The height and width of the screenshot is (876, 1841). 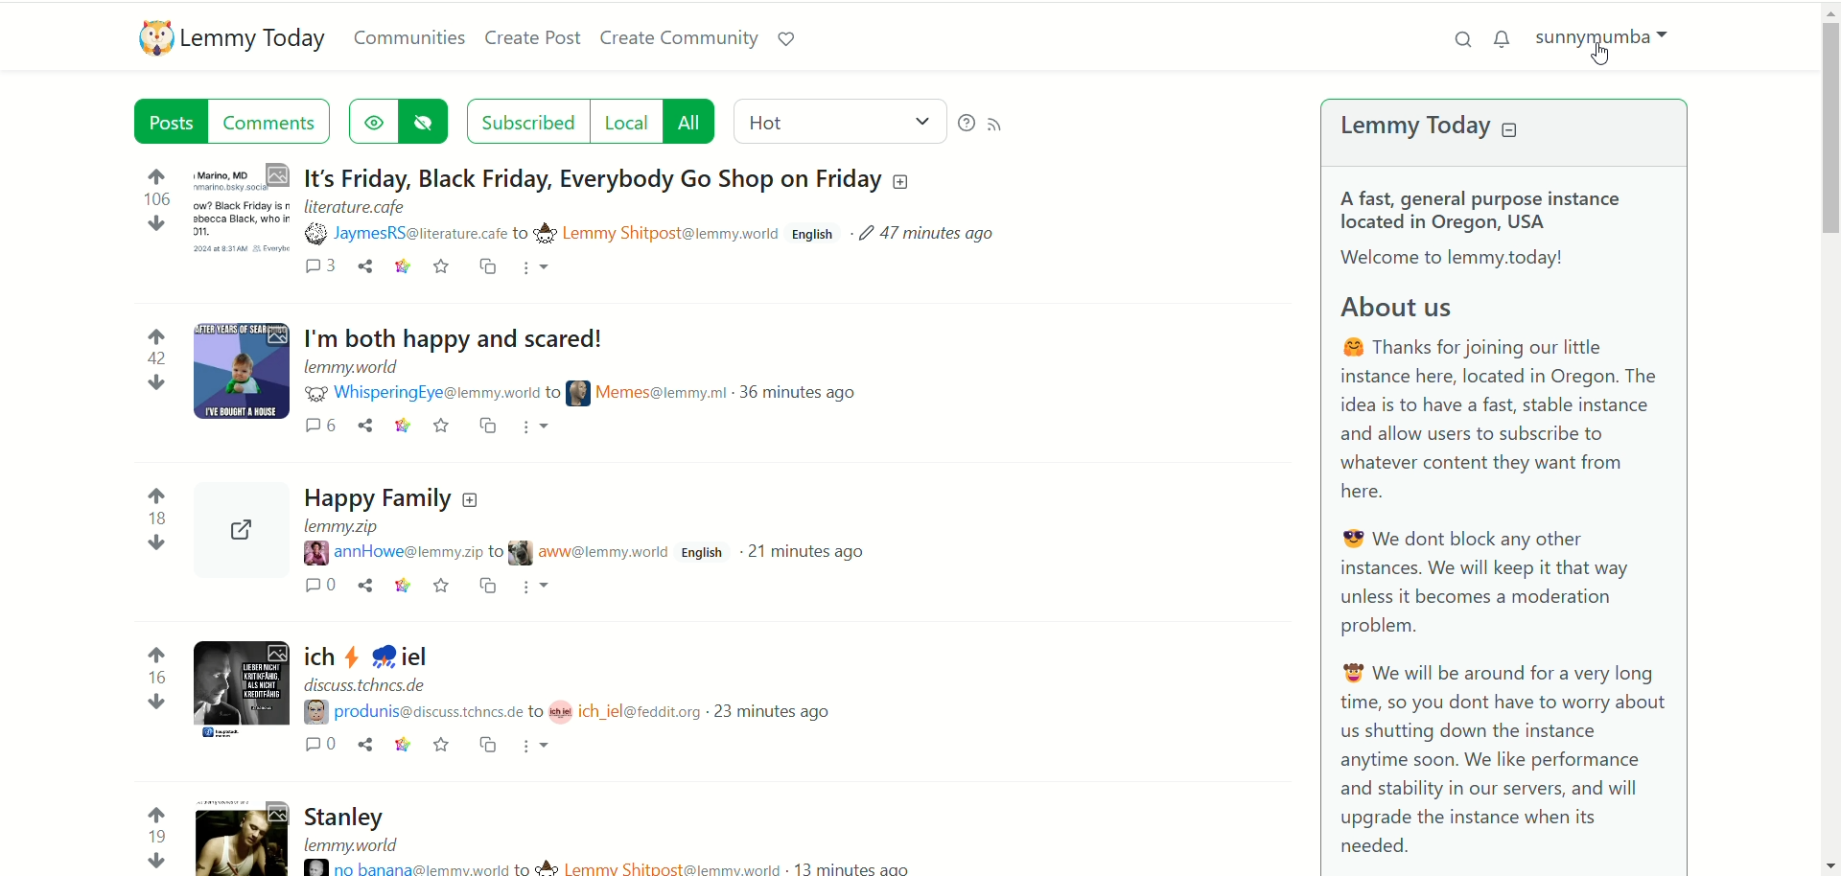 What do you see at coordinates (371, 120) in the screenshot?
I see `show hidden posts` at bounding box center [371, 120].